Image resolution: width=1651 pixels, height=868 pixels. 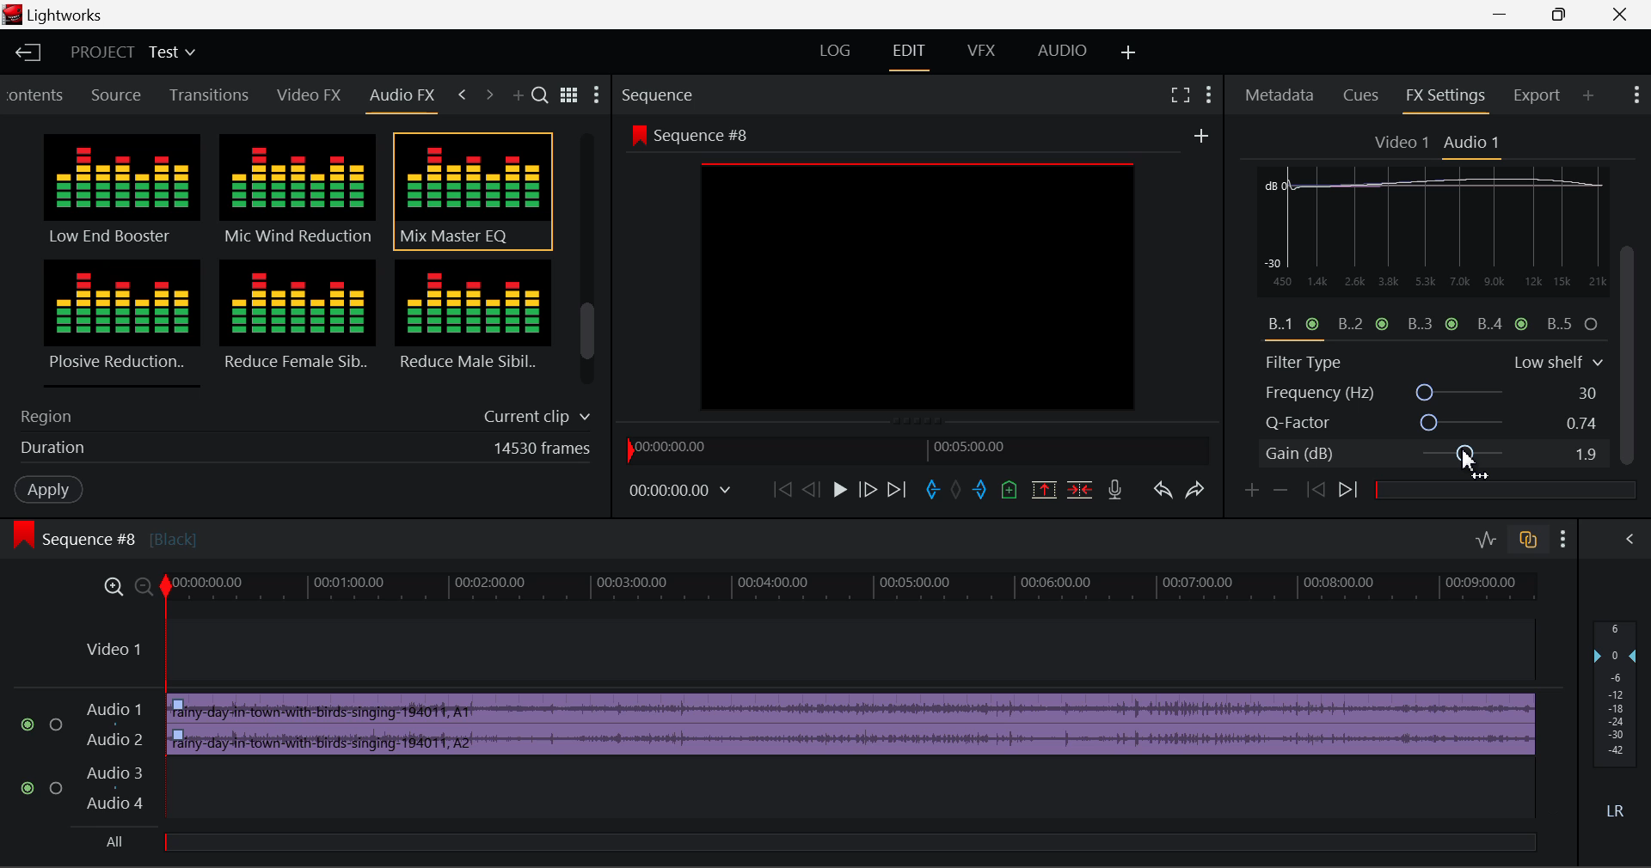 I want to click on Show Settings, so click(x=1209, y=95).